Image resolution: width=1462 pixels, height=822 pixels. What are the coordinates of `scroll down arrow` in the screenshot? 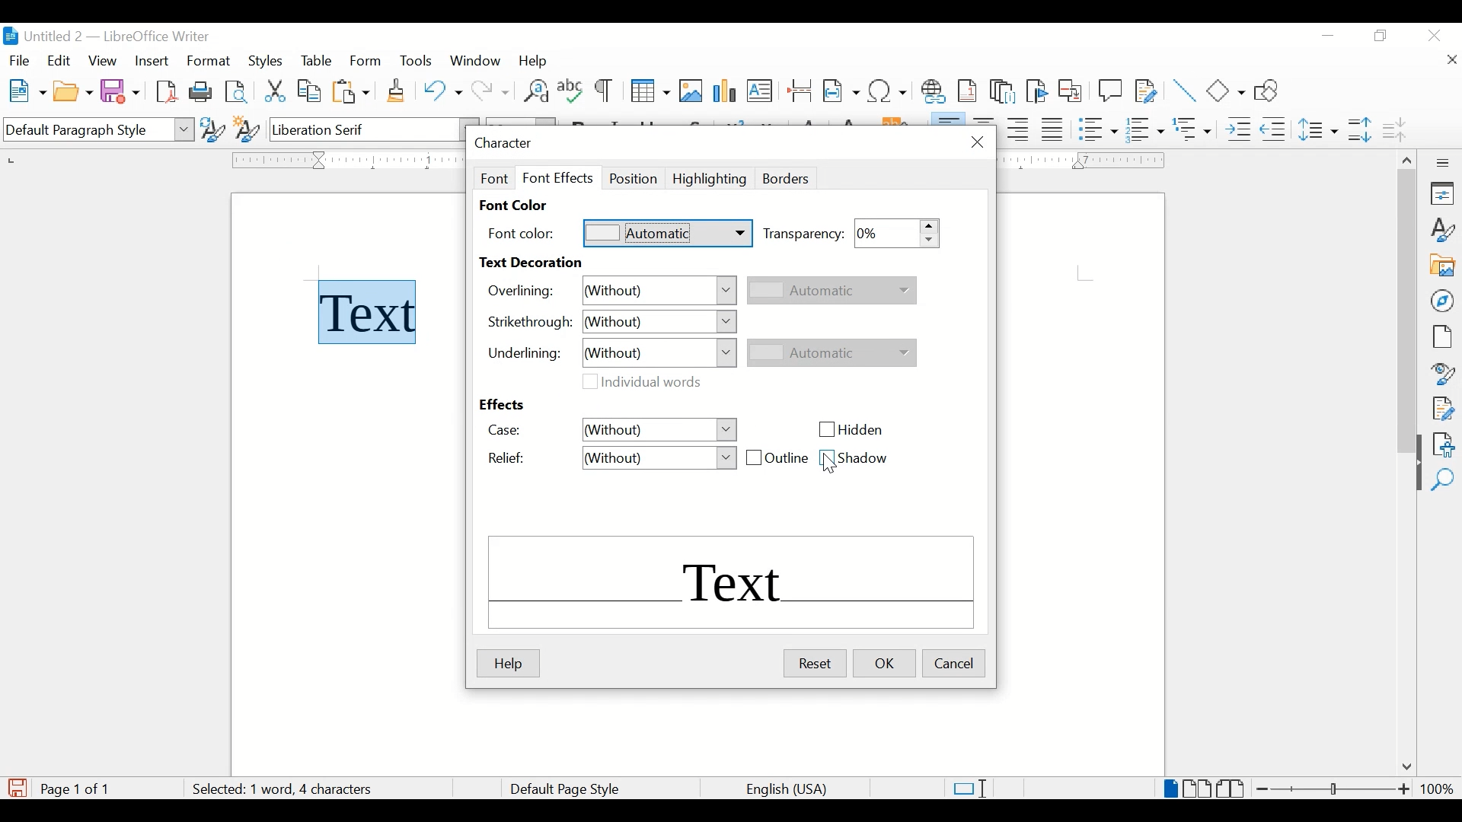 It's located at (1404, 768).